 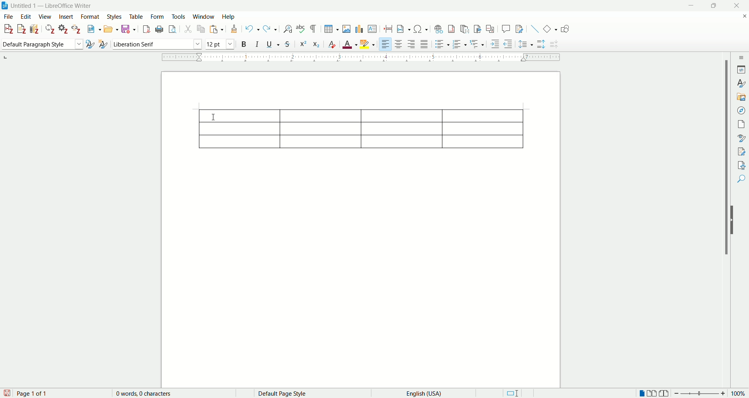 What do you see at coordinates (495, 44) in the screenshot?
I see `increase indent` at bounding box center [495, 44].